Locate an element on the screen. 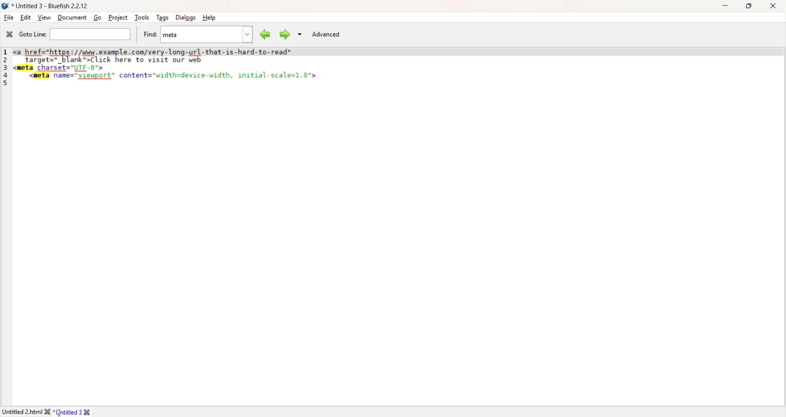 The height and width of the screenshot is (417, 786). Help is located at coordinates (210, 18).